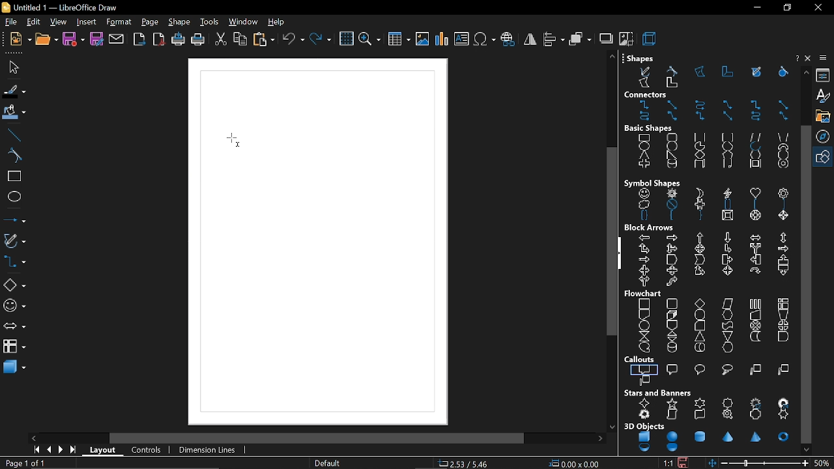 The height and width of the screenshot is (469, 834). I want to click on flowchart, so click(14, 347).